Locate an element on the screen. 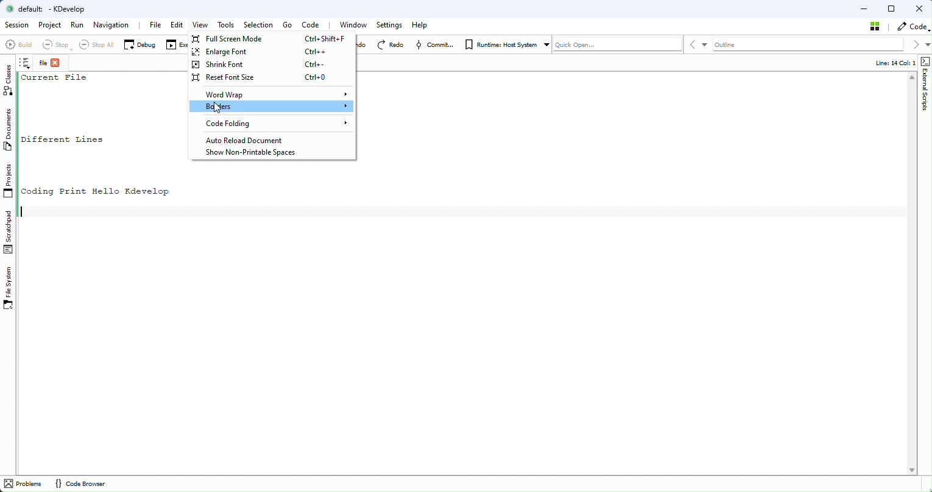 This screenshot has width=932, height=492. Quick Open is located at coordinates (617, 44).